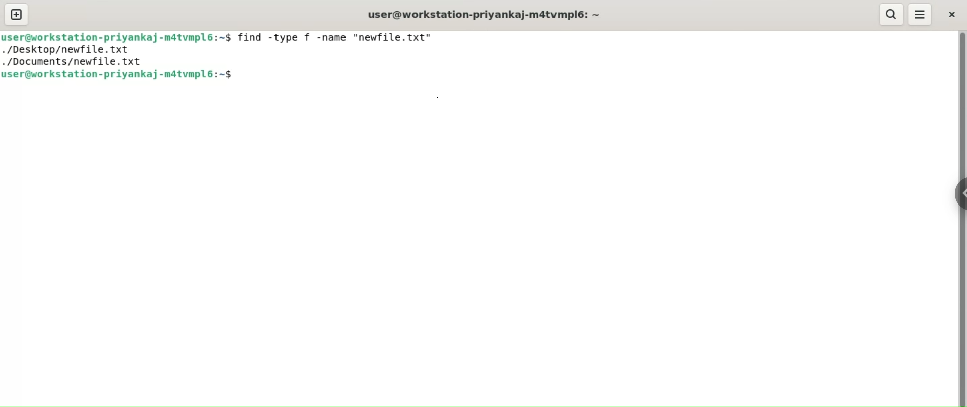 This screenshot has width=967, height=407. I want to click on command input, so click(594, 76).